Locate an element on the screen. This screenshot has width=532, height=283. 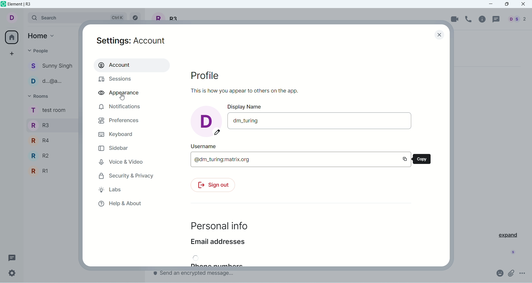
people is located at coordinates (39, 50).